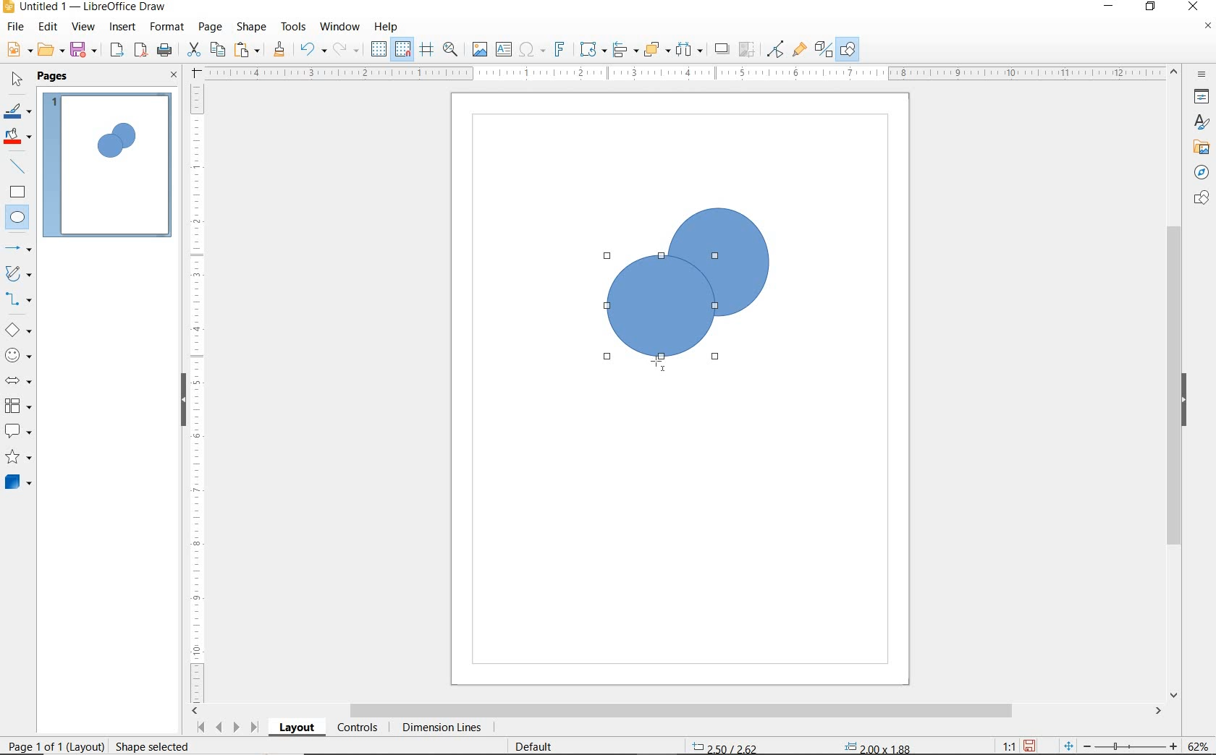  Describe the element at coordinates (108, 169) in the screenshot. I see `PAGE 1` at that location.